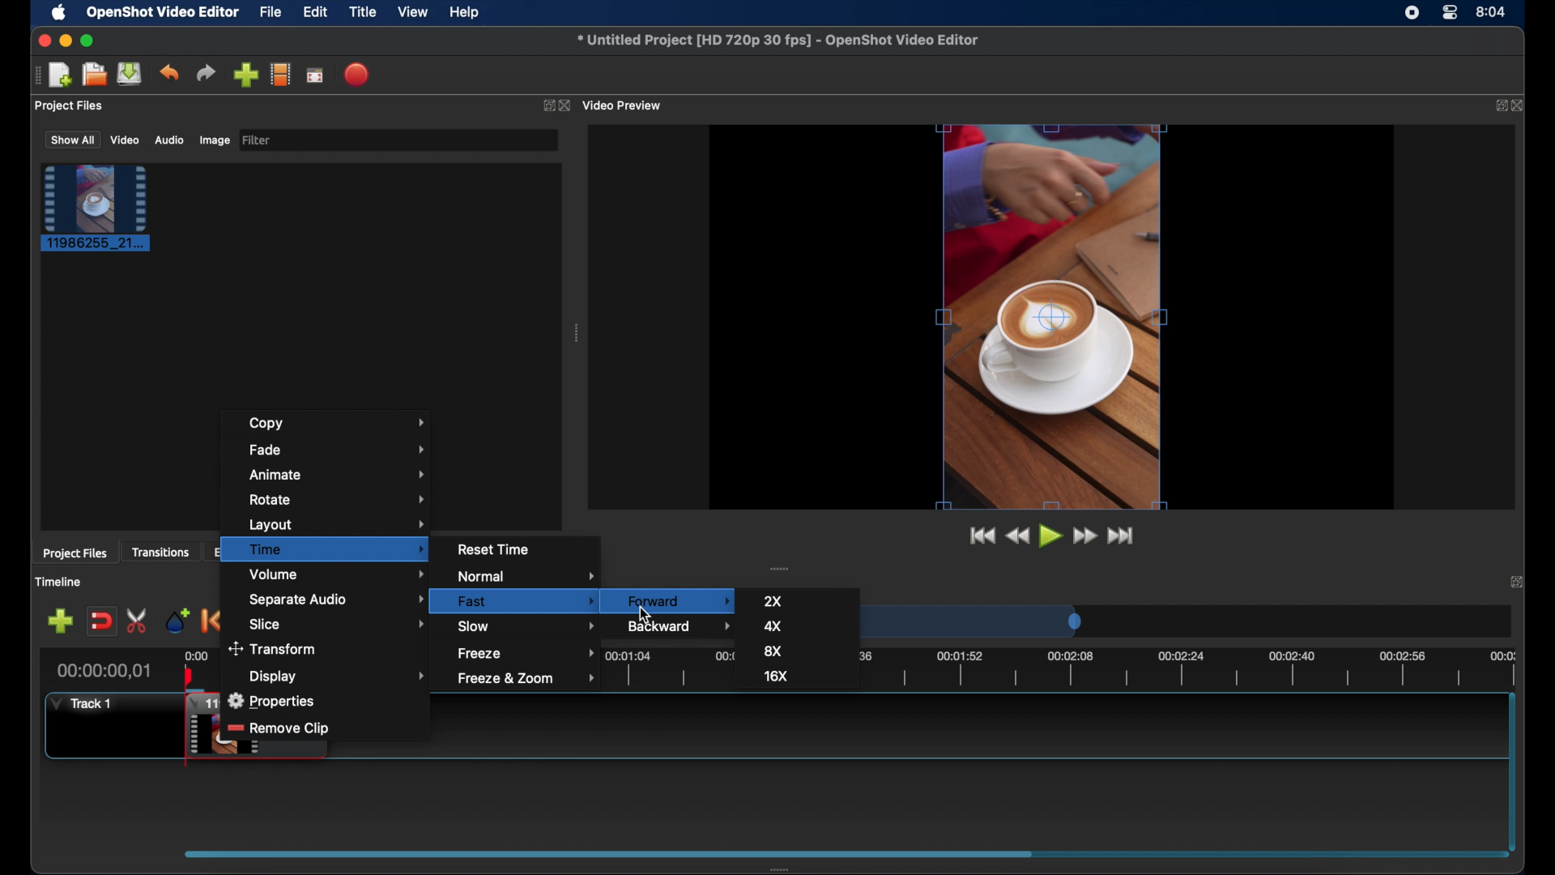 This screenshot has width=1555, height=875. I want to click on project files, so click(75, 554).